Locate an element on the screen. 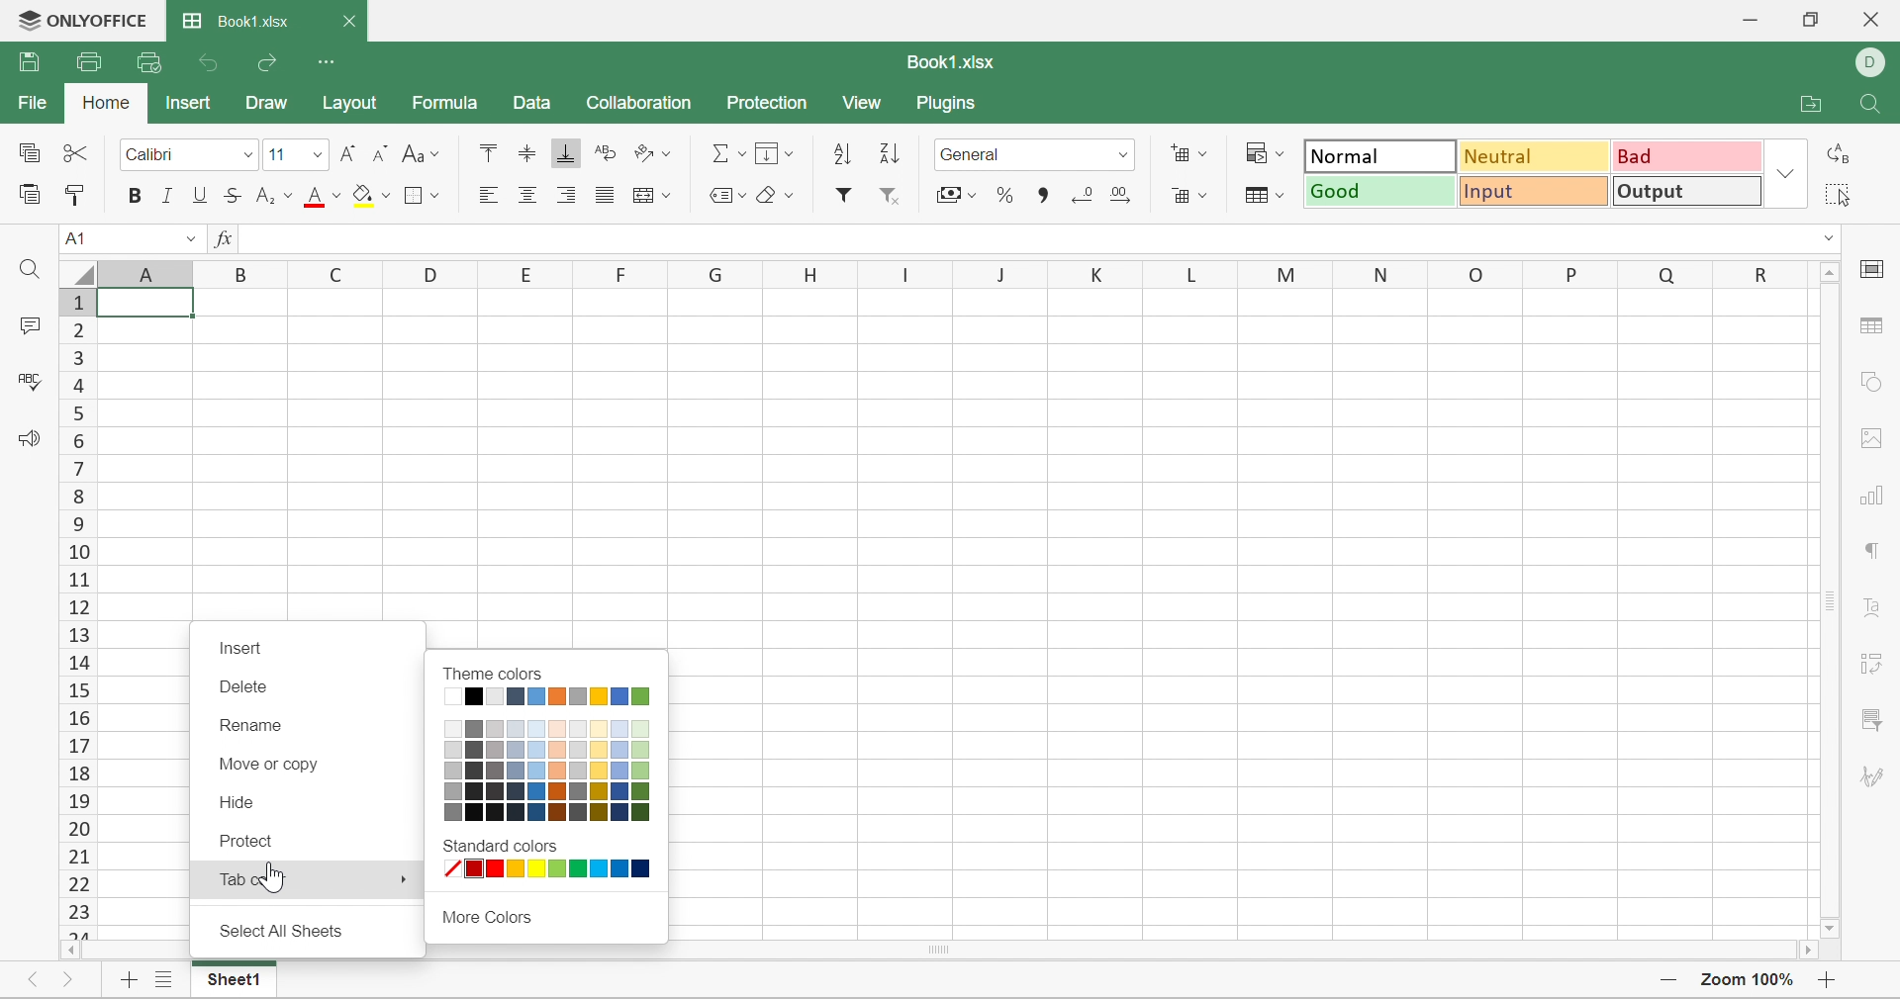 Image resolution: width=1900 pixels, height=999 pixels. Plugins is located at coordinates (949, 104).